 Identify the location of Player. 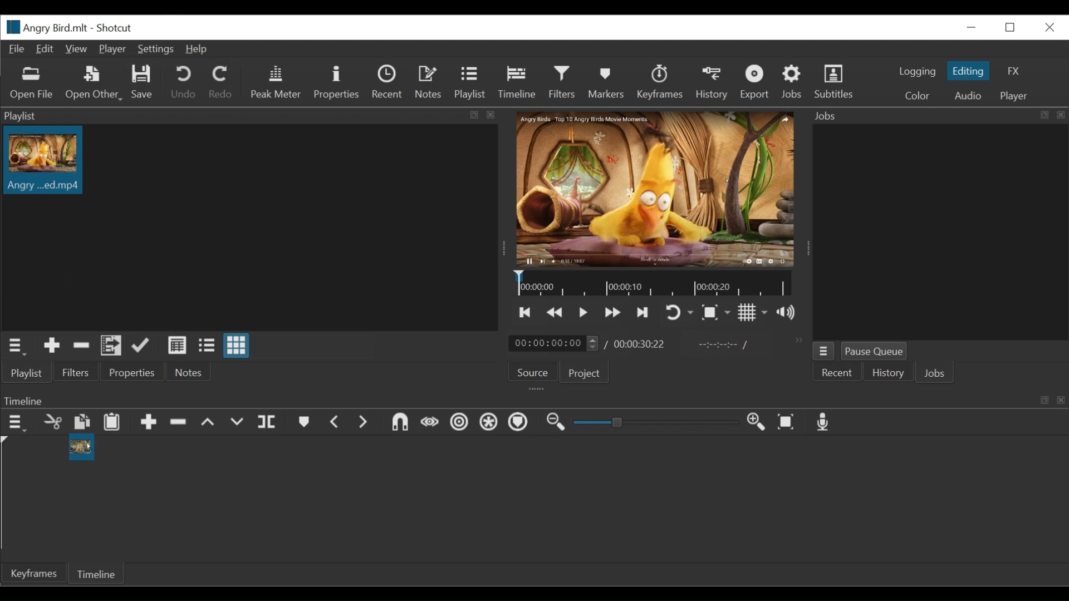
(112, 48).